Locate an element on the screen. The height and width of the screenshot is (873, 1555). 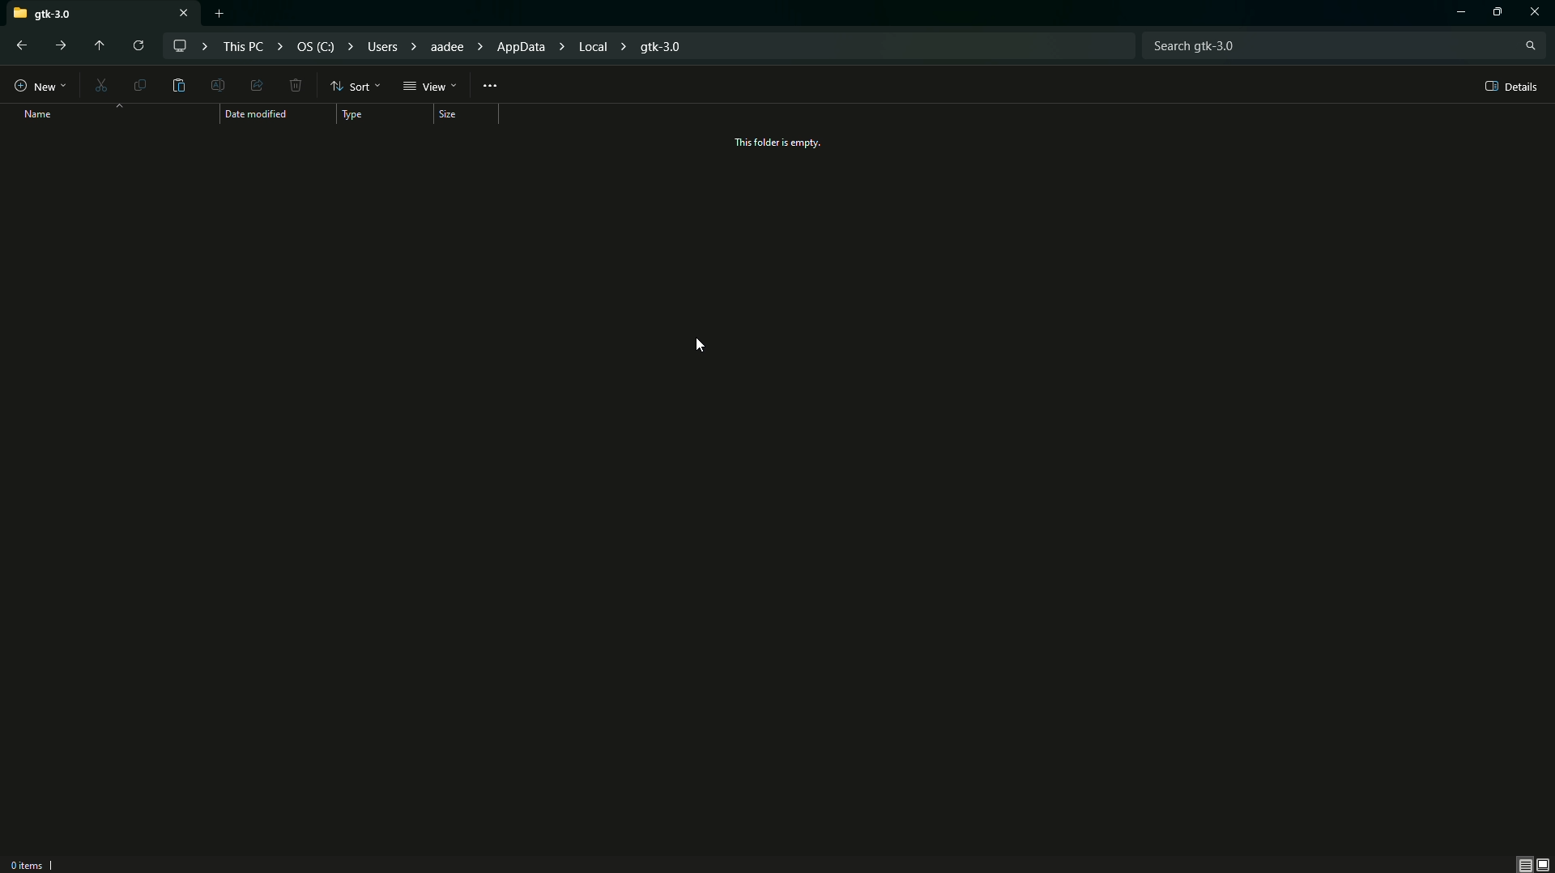
Reload is located at coordinates (135, 46).